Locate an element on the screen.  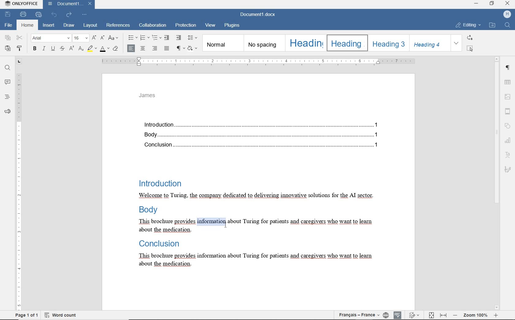
VIEW is located at coordinates (210, 26).